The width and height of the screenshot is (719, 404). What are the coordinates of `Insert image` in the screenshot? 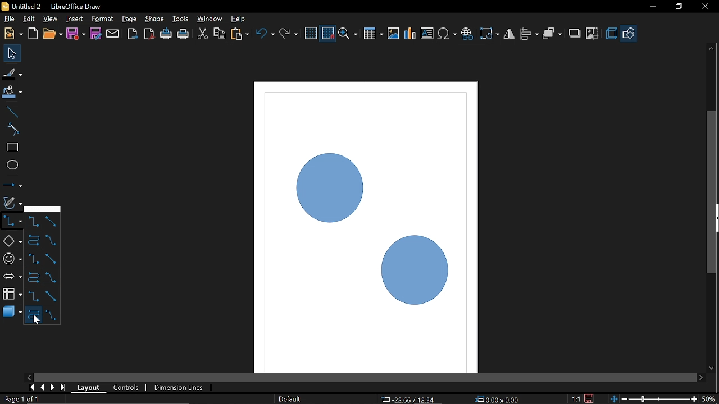 It's located at (393, 34).